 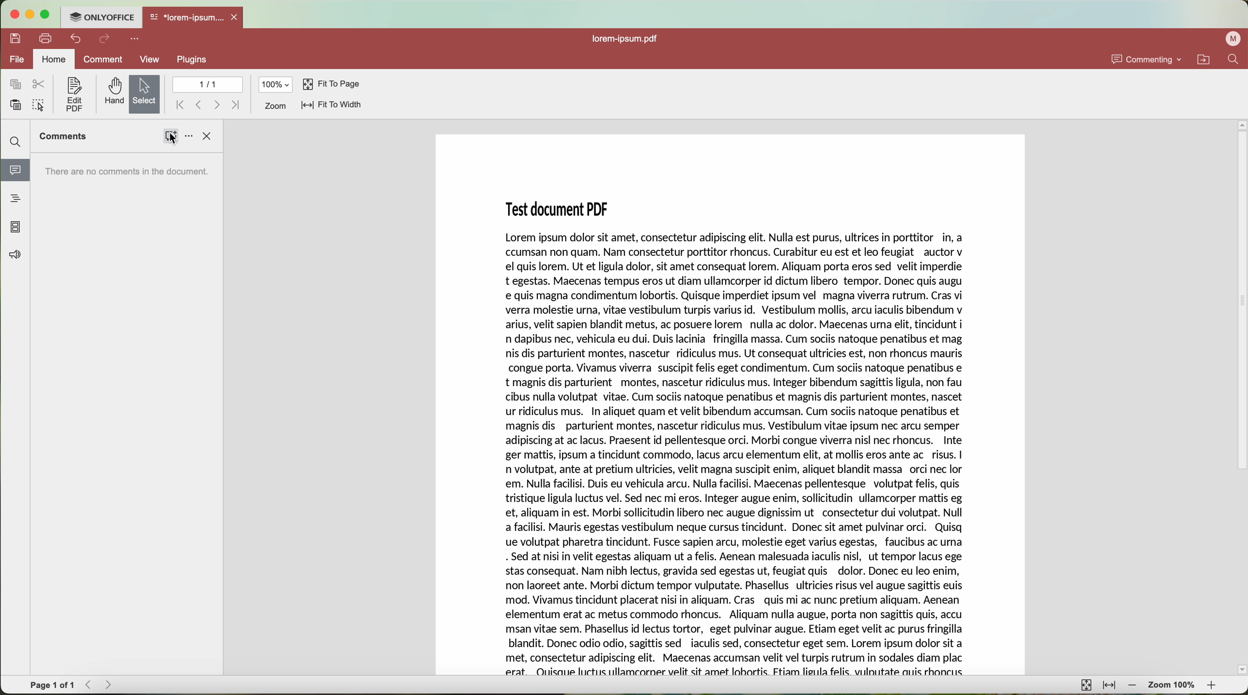 I want to click on comment, so click(x=104, y=61).